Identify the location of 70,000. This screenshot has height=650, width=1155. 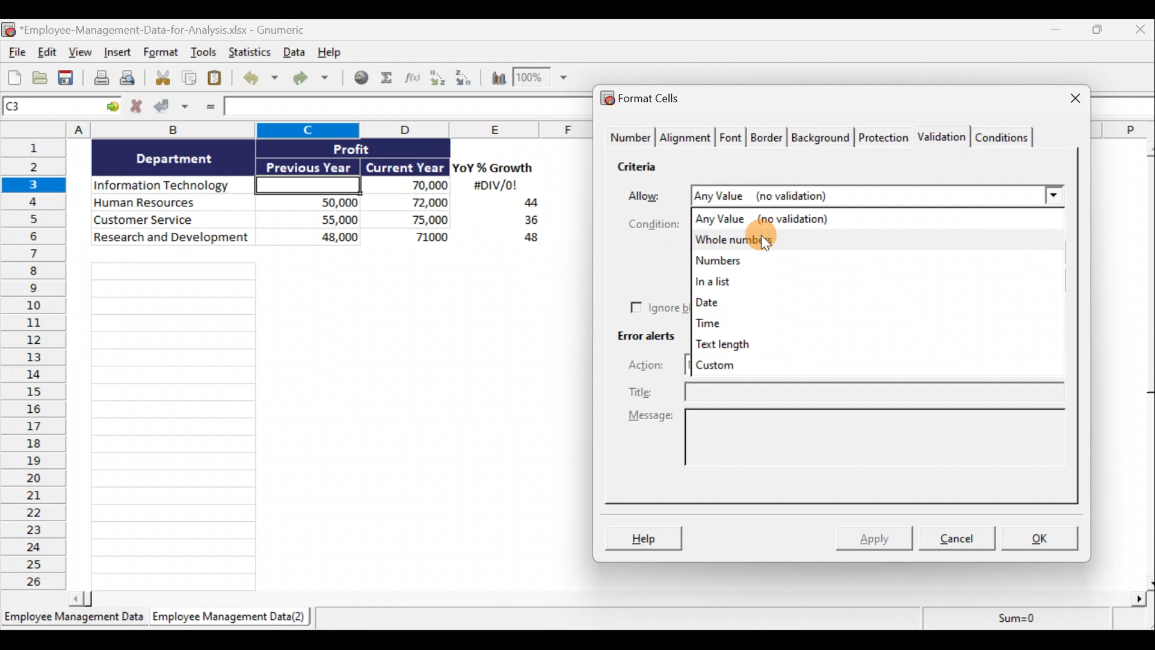
(411, 186).